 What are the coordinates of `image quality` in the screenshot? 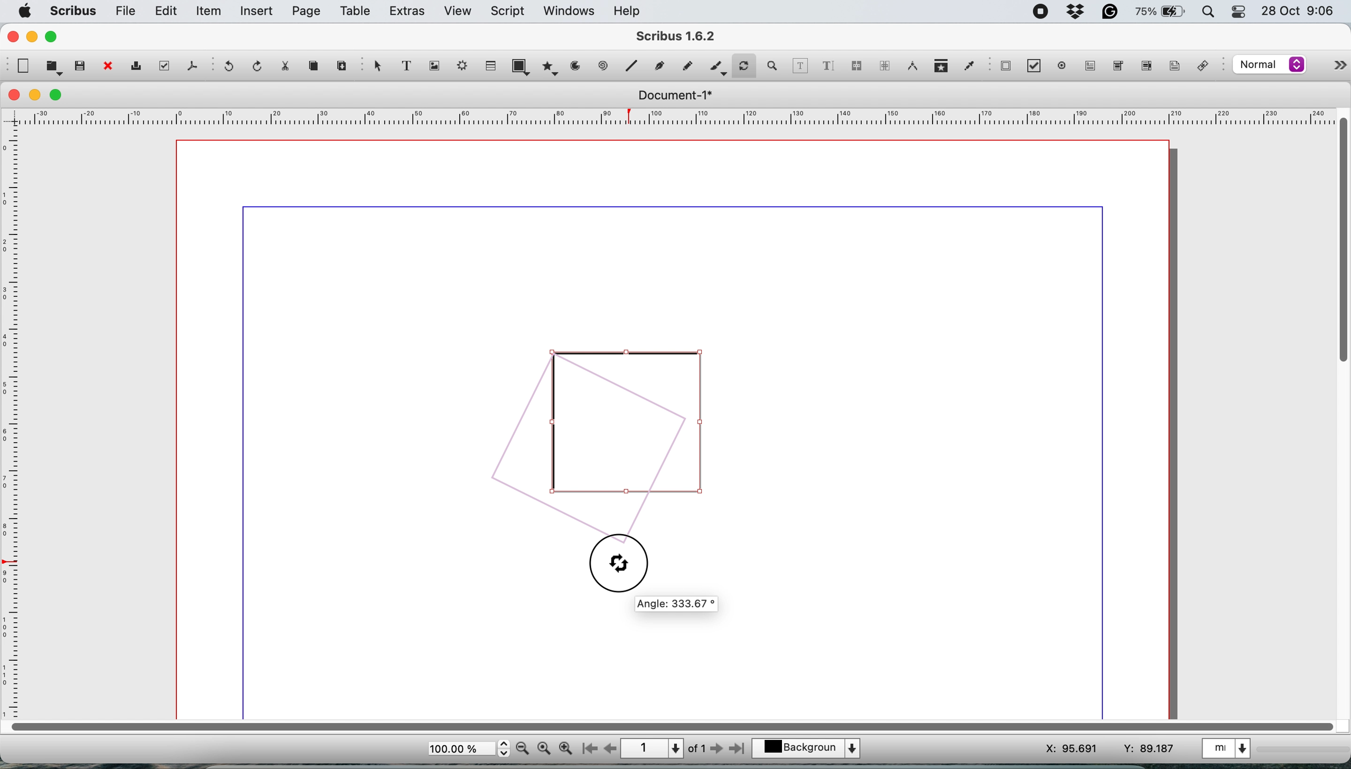 It's located at (1270, 66).